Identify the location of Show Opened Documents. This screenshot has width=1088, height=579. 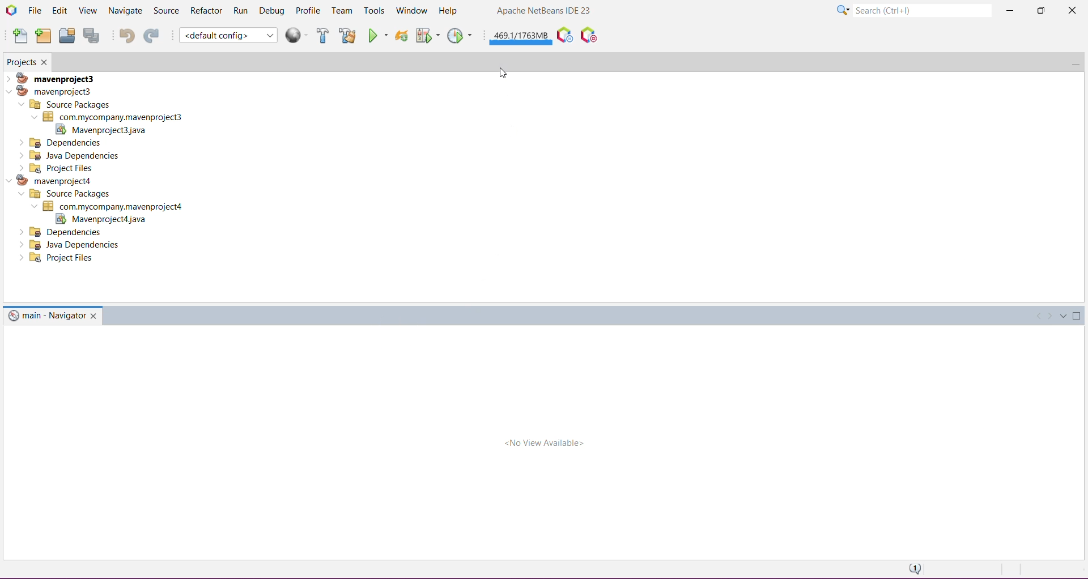
(1064, 317).